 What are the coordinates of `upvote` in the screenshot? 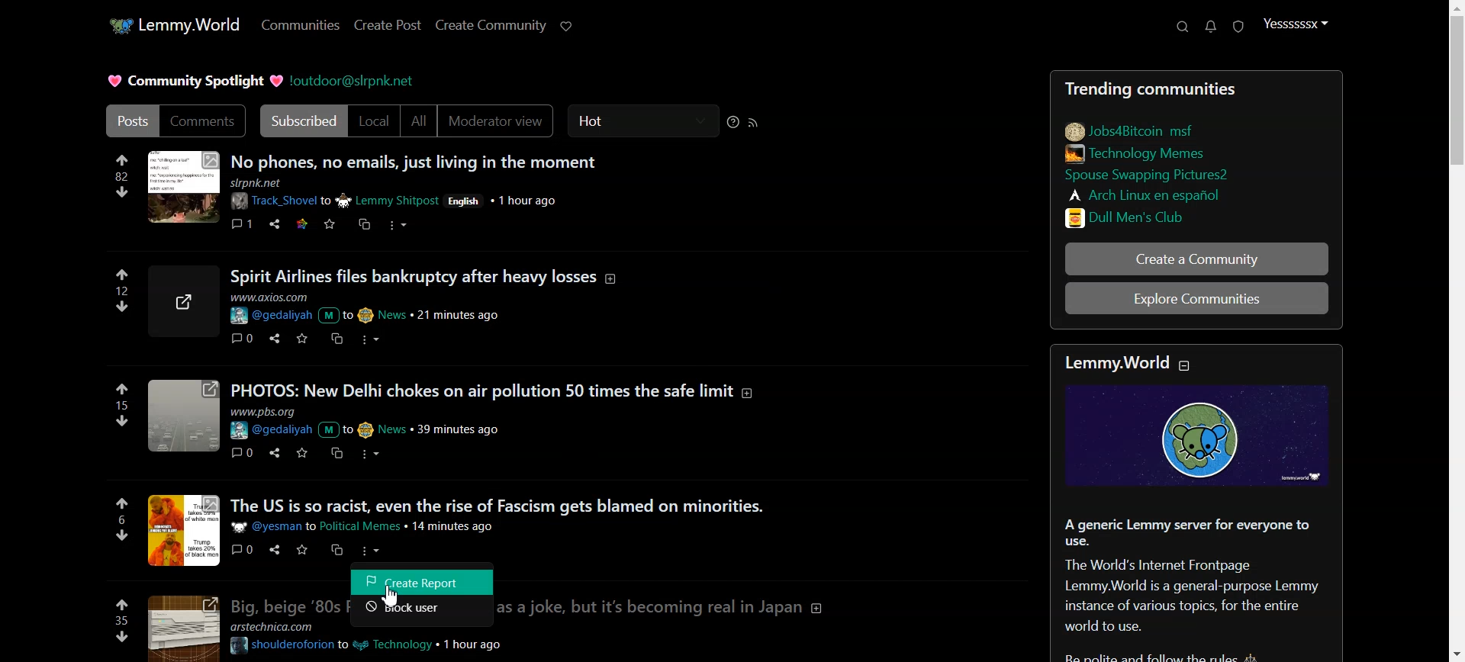 It's located at (121, 159).